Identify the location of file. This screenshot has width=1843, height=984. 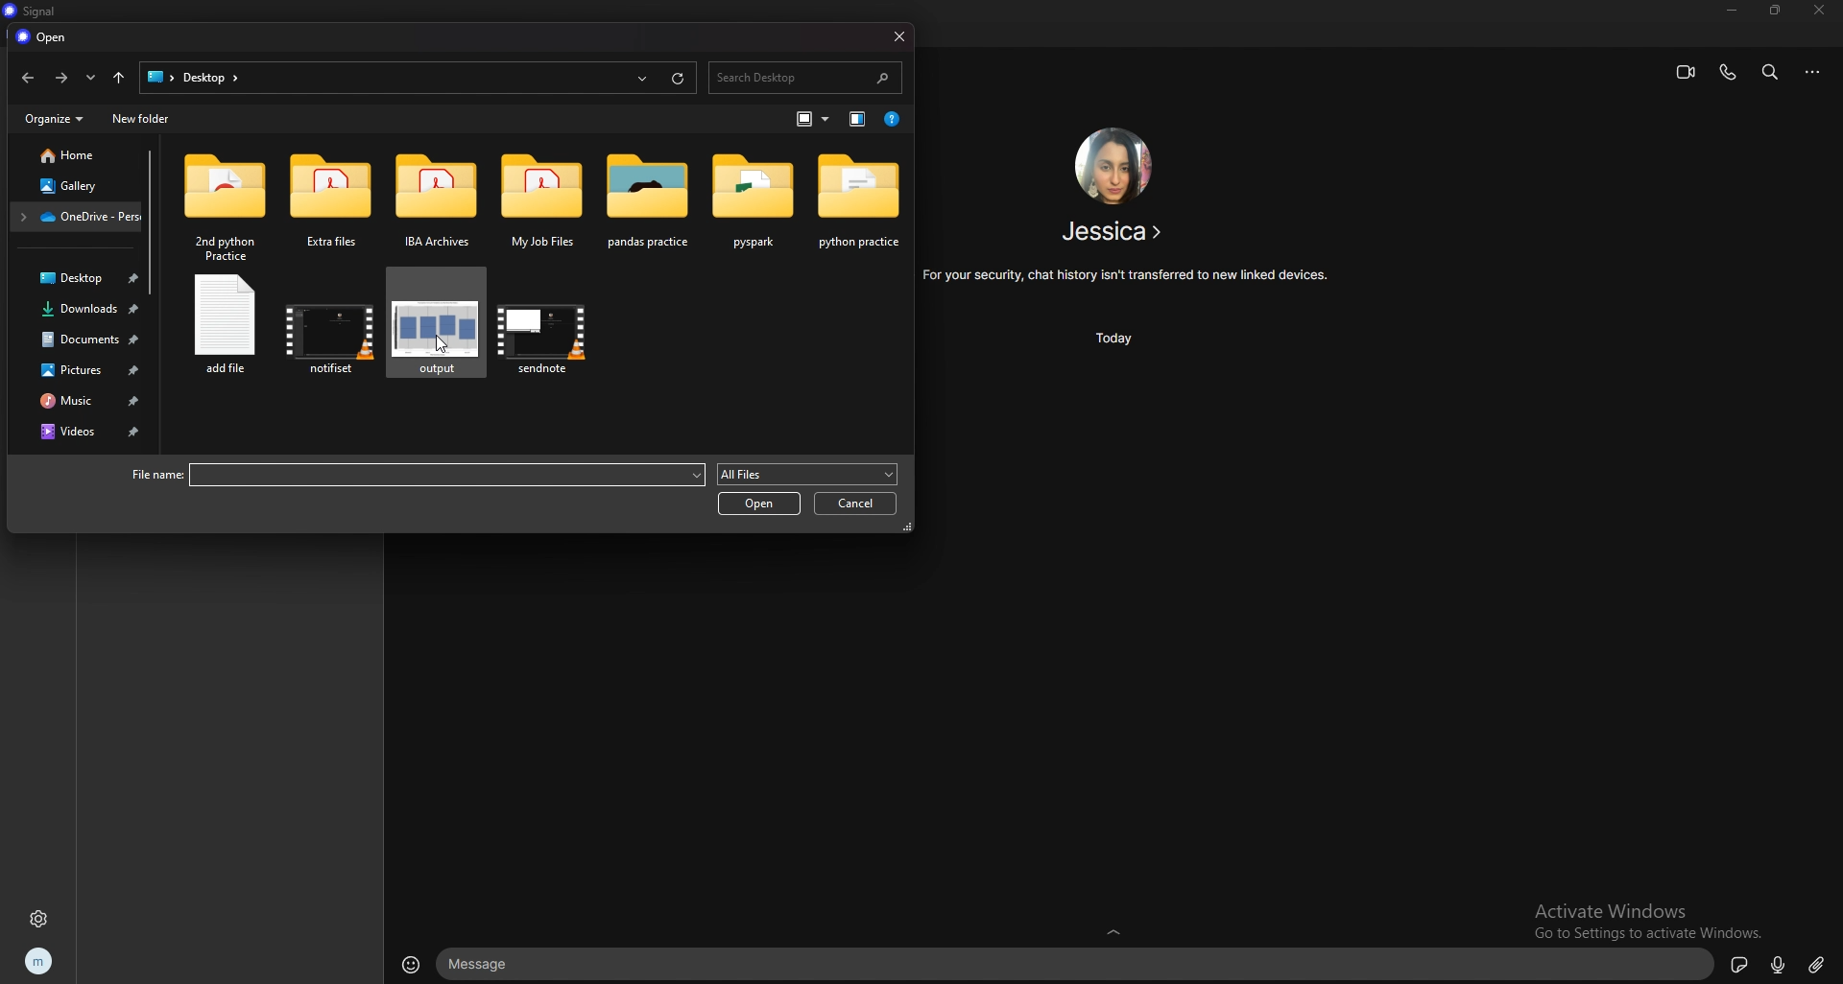
(227, 332).